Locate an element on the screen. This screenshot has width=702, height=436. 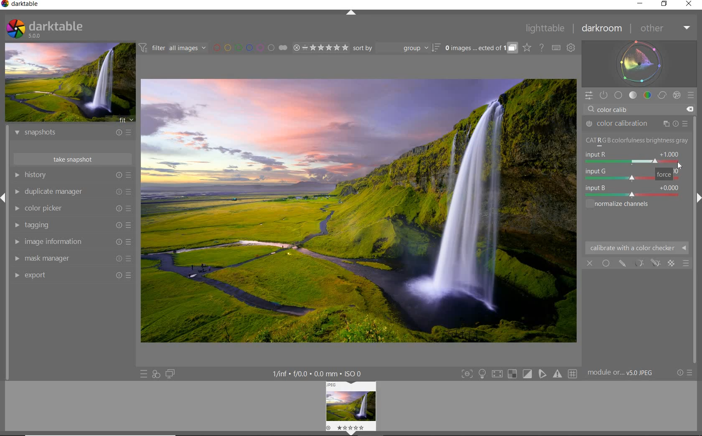
BLENDING OPTIONS is located at coordinates (686, 264).